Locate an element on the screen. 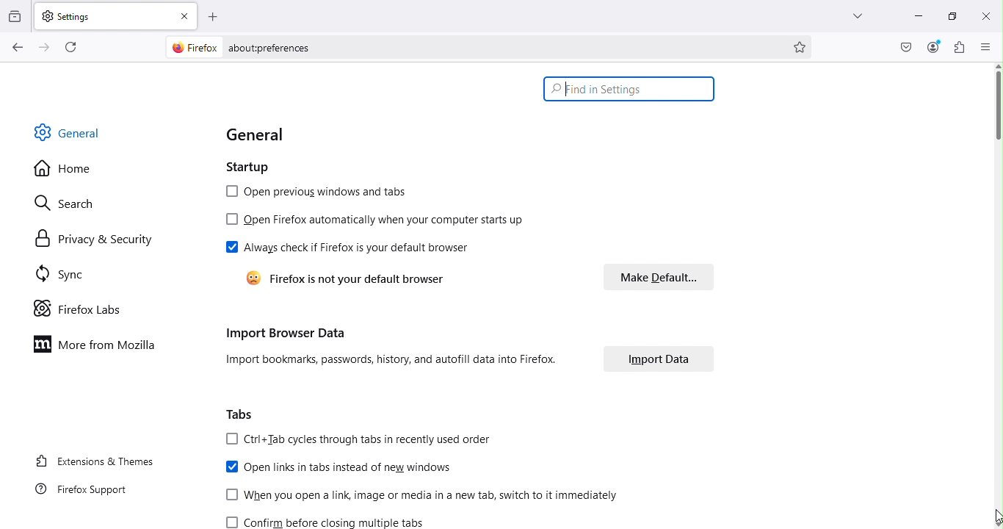 The width and height of the screenshot is (1003, 529). Search is located at coordinates (83, 203).